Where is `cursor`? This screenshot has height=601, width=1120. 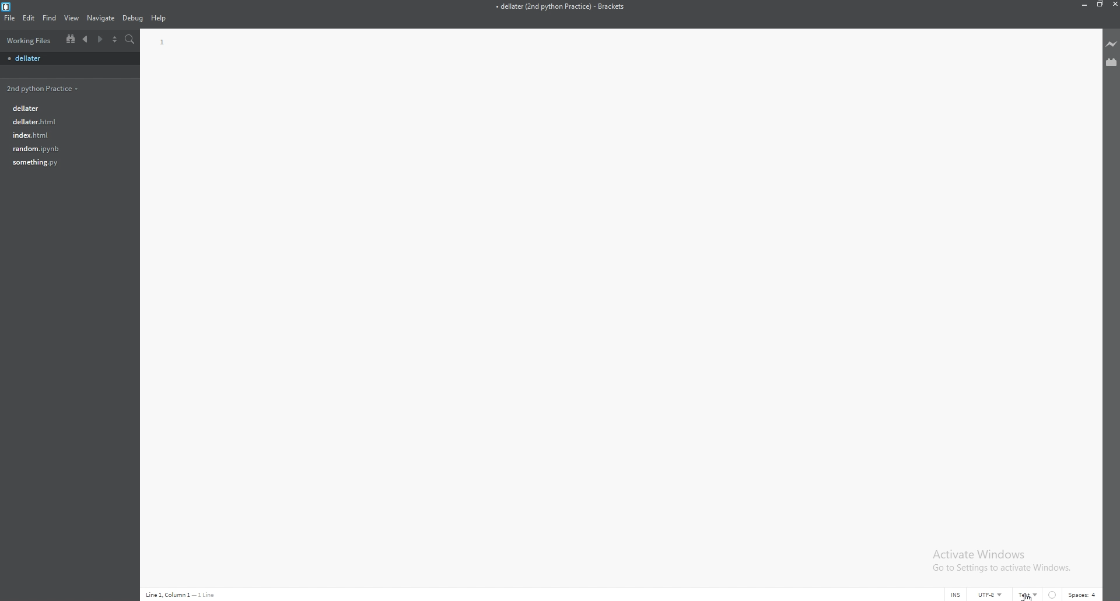 cursor is located at coordinates (1031, 597).